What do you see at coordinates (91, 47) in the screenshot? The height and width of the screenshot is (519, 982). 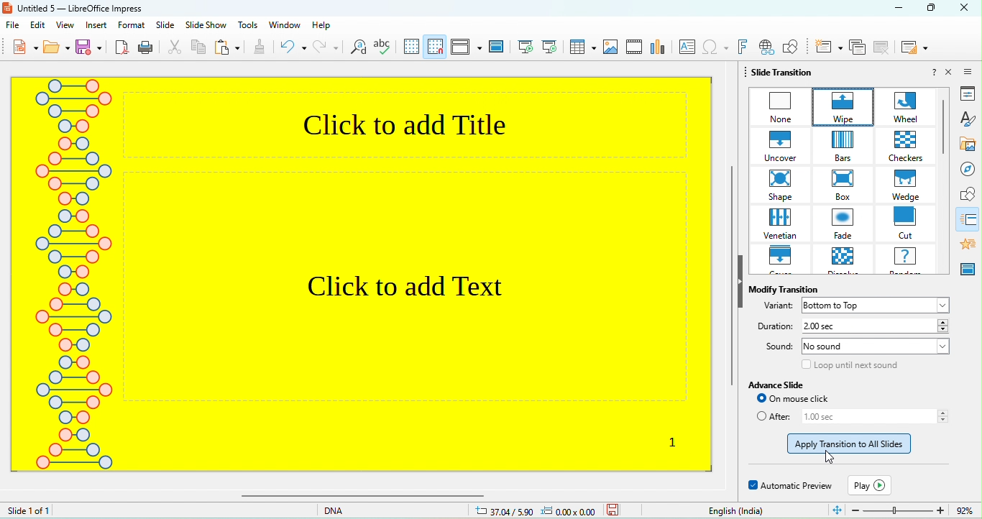 I see `save` at bounding box center [91, 47].